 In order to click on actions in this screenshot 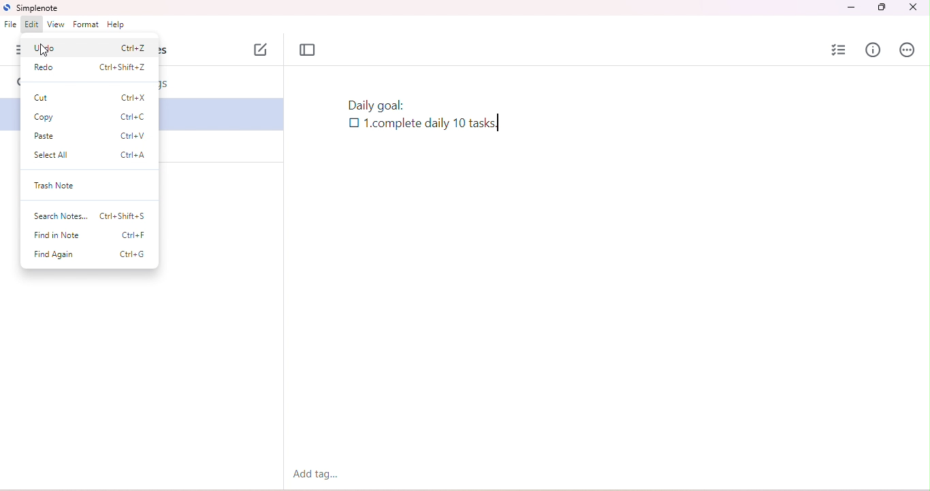, I will do `click(908, 50)`.